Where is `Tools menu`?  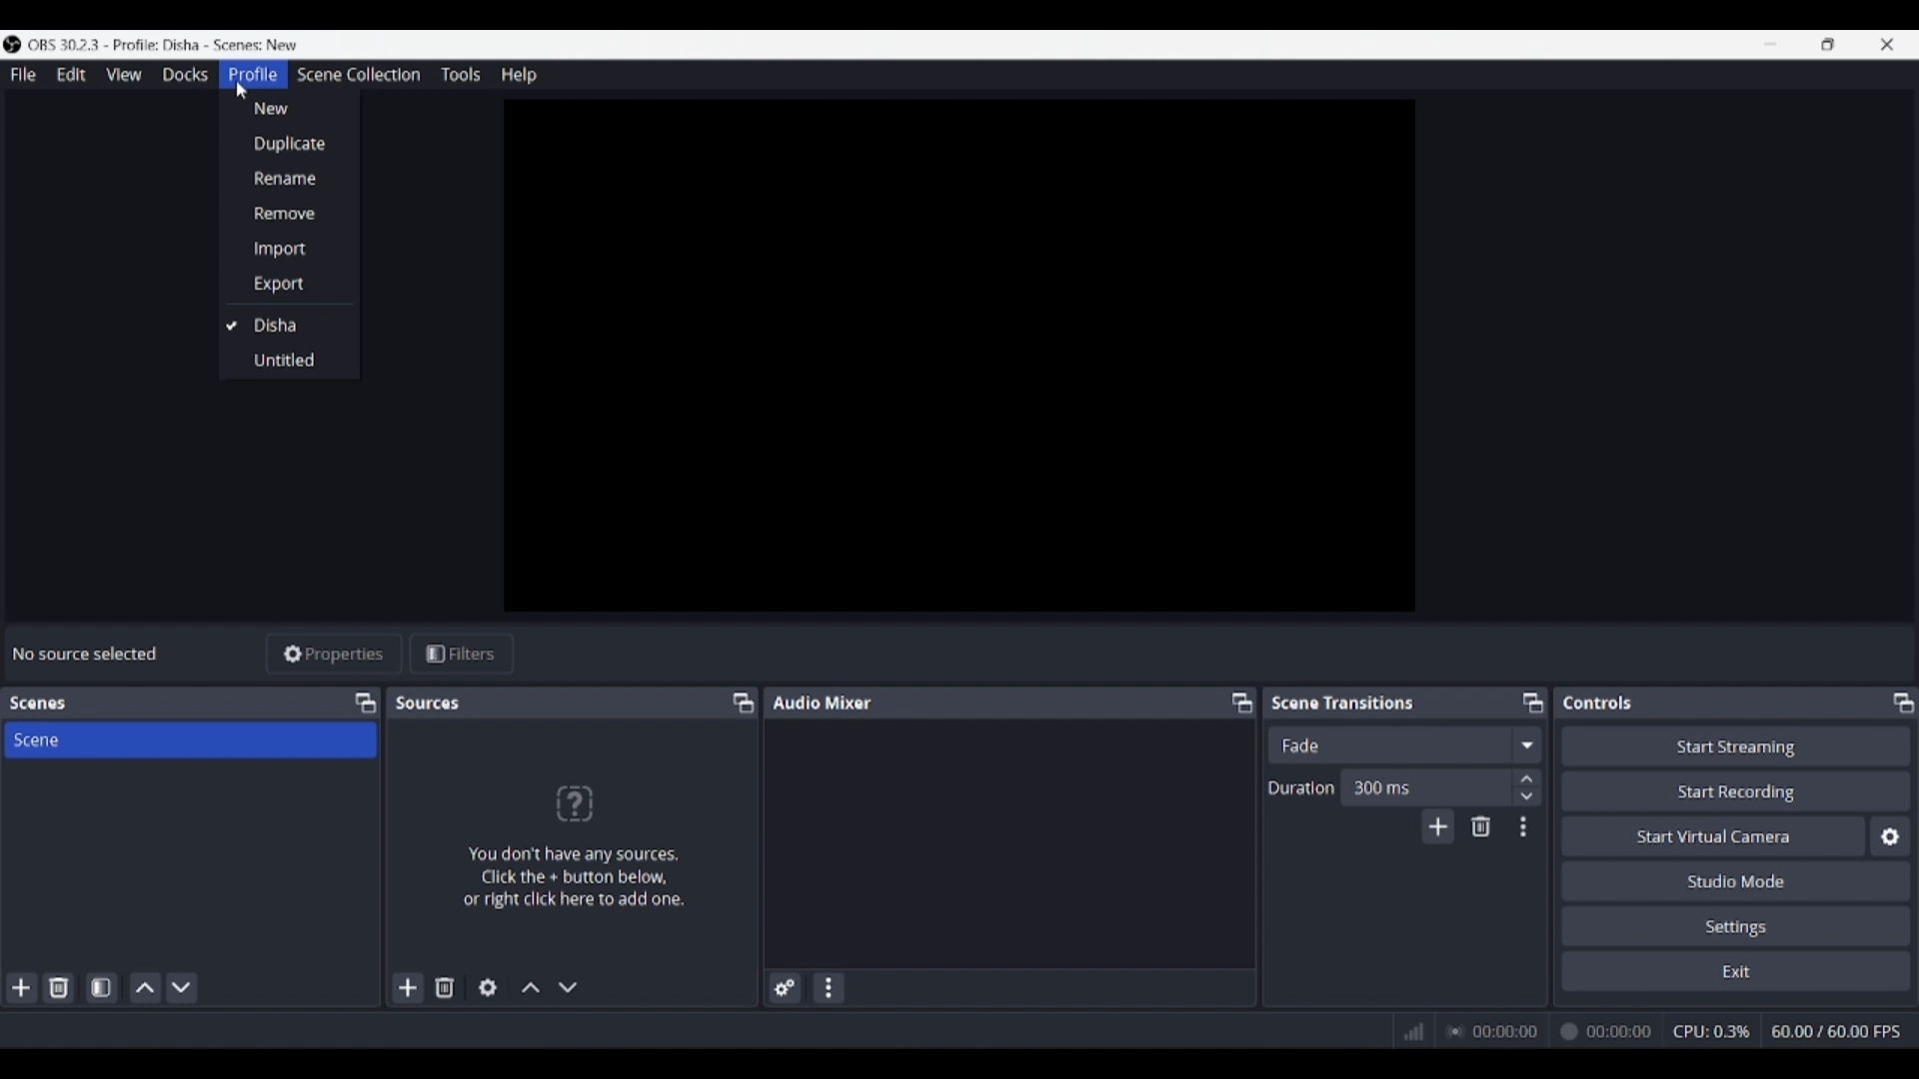
Tools menu is located at coordinates (460, 74).